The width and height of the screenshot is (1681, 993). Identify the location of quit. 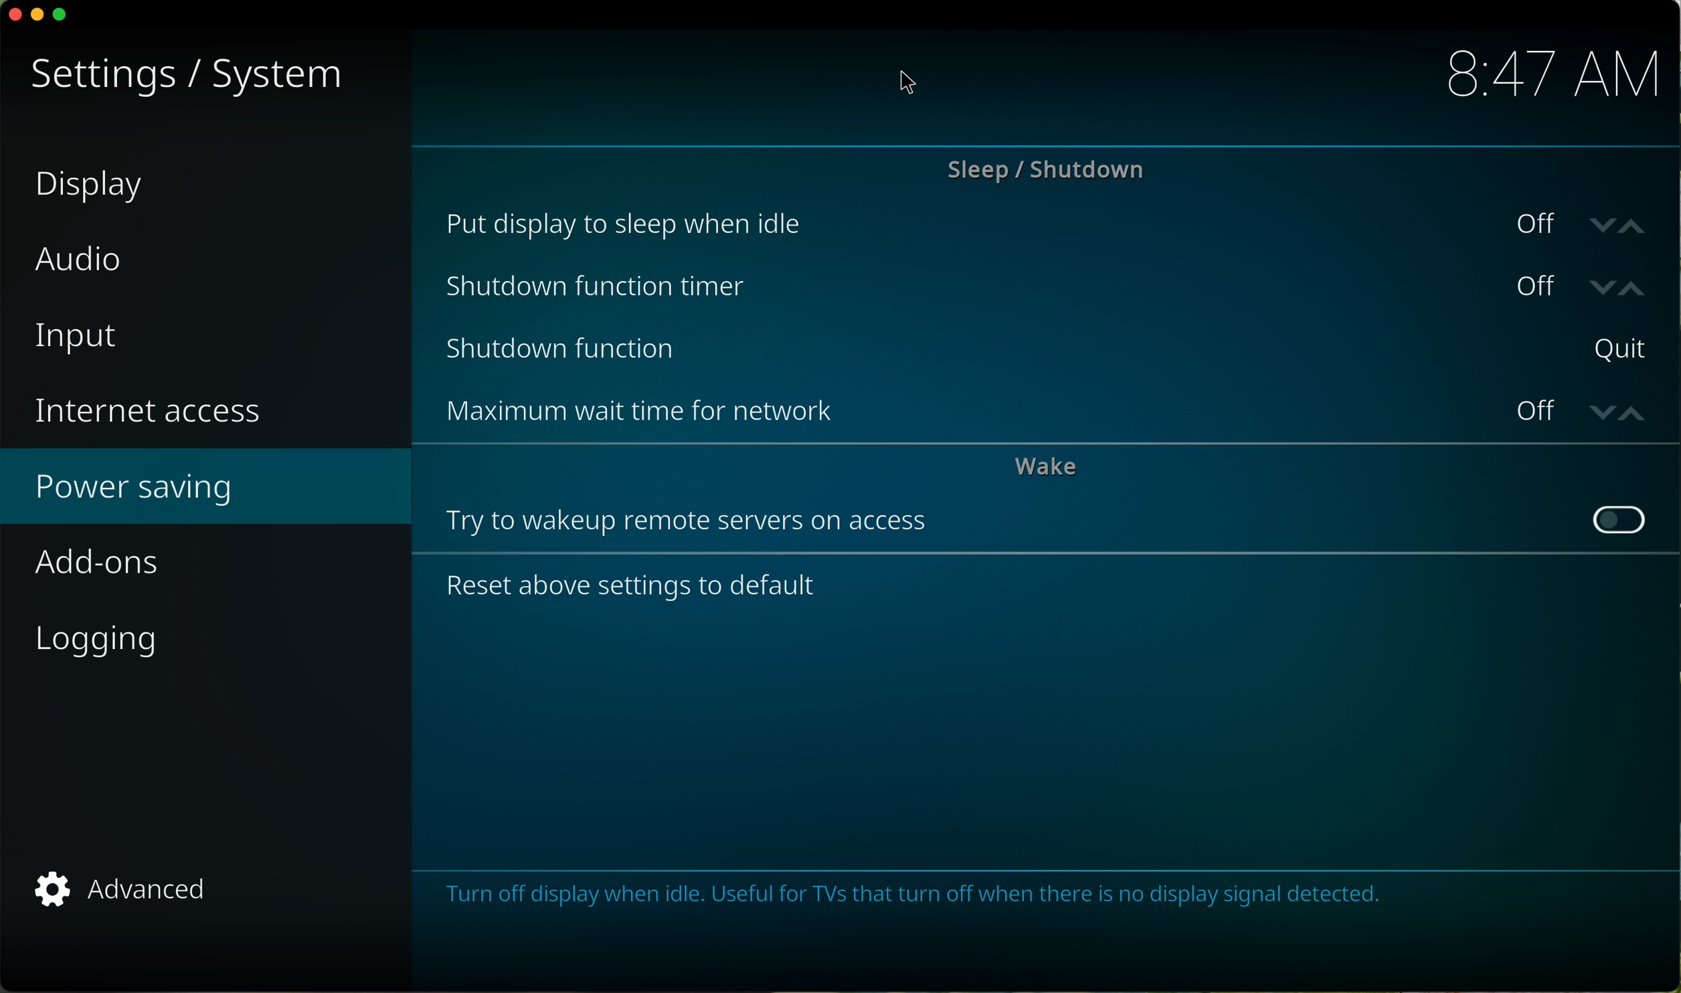
(1619, 351).